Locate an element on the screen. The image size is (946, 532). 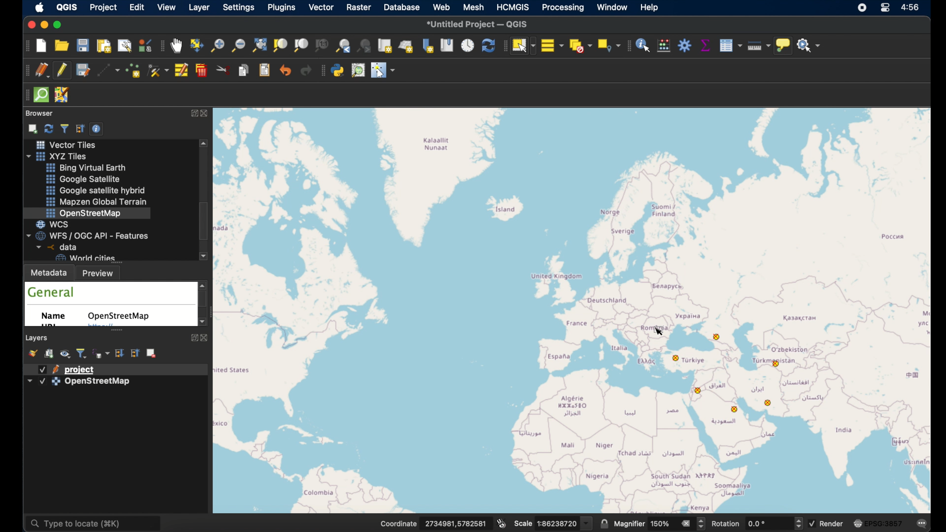
quick osm is located at coordinates (41, 95).